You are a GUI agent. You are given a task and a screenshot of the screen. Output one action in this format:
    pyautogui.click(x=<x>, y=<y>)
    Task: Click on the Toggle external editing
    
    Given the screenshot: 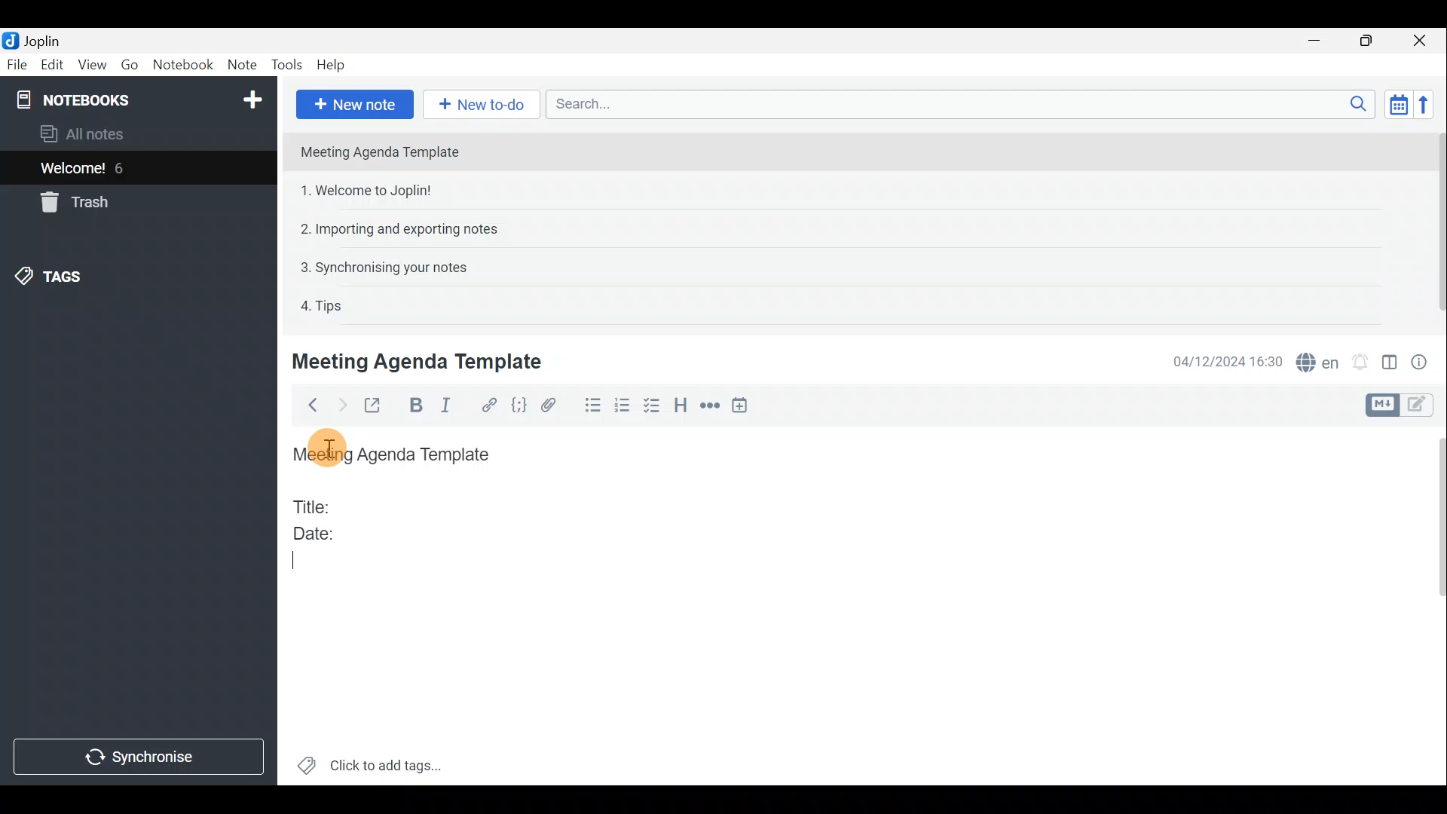 What is the action you would take?
    pyautogui.click(x=377, y=406)
    